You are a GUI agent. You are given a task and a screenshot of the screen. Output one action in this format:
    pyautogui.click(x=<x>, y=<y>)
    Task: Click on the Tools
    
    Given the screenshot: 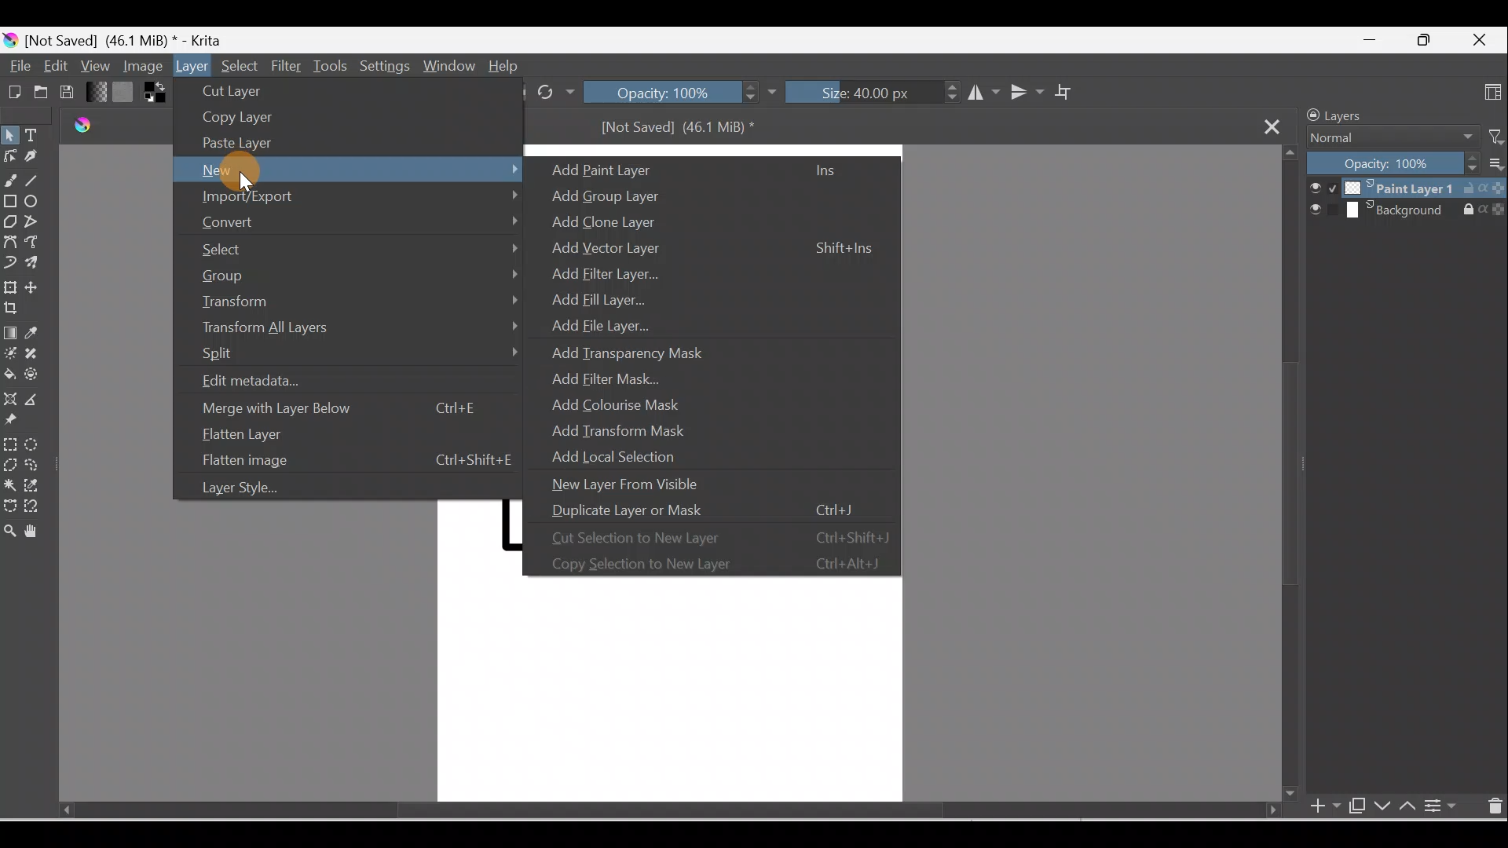 What is the action you would take?
    pyautogui.click(x=334, y=64)
    